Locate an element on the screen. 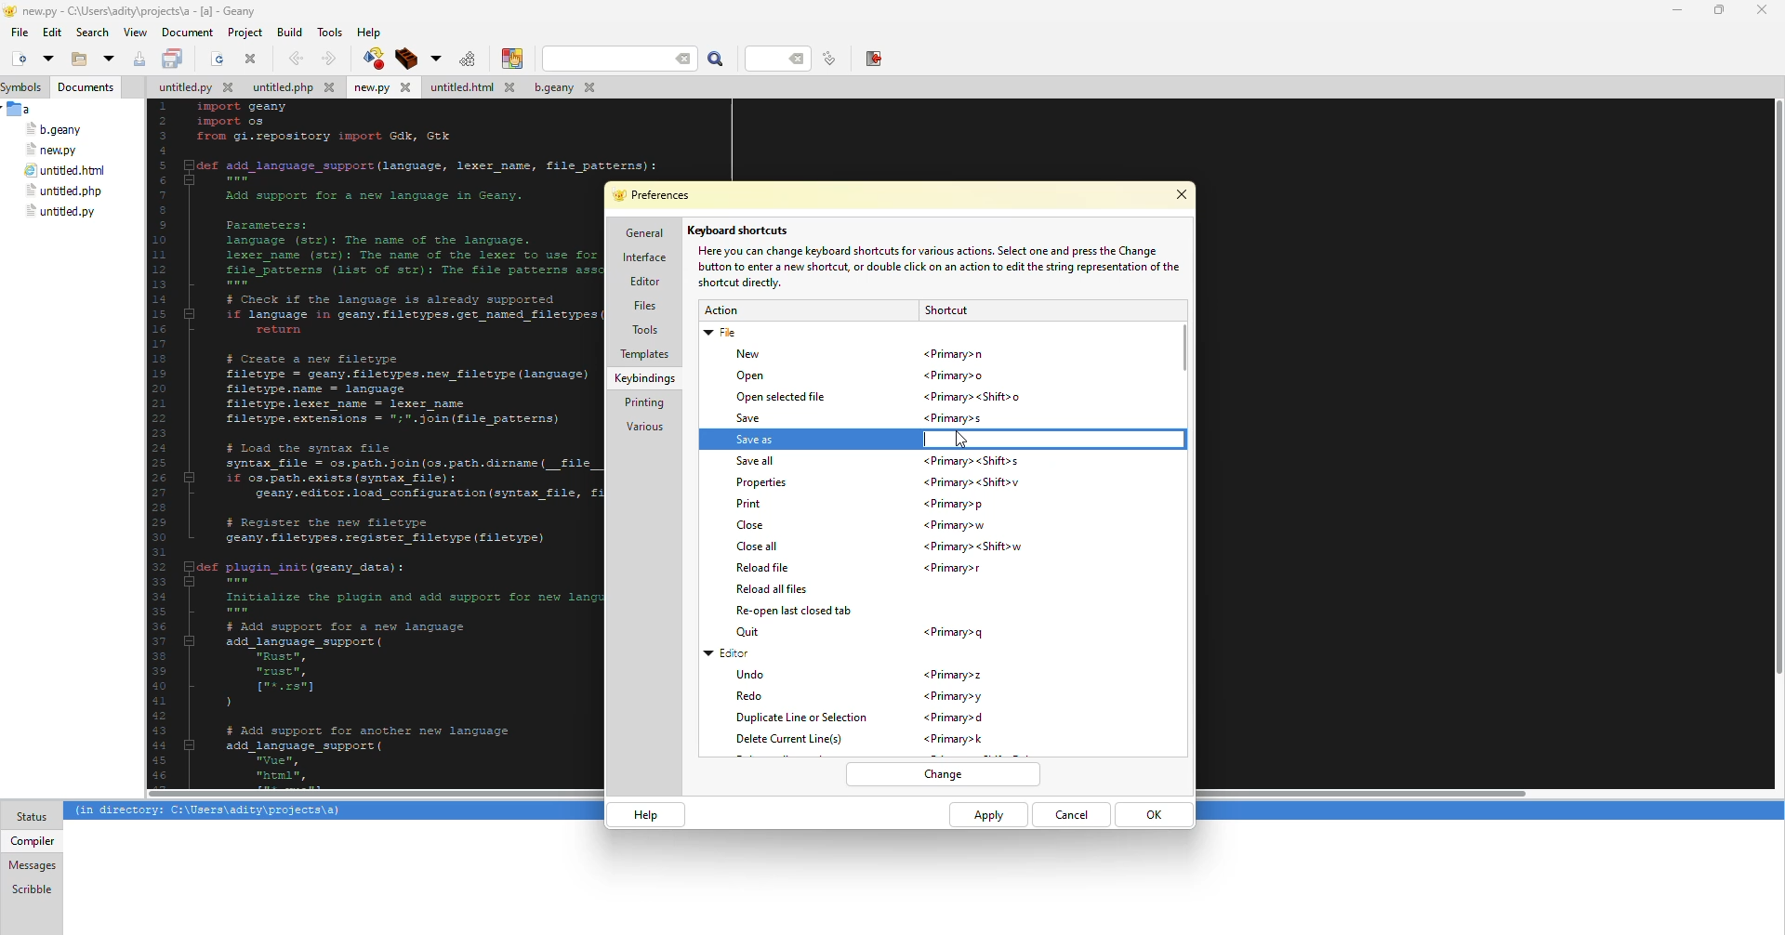  typing shortcut is located at coordinates (1020, 439).